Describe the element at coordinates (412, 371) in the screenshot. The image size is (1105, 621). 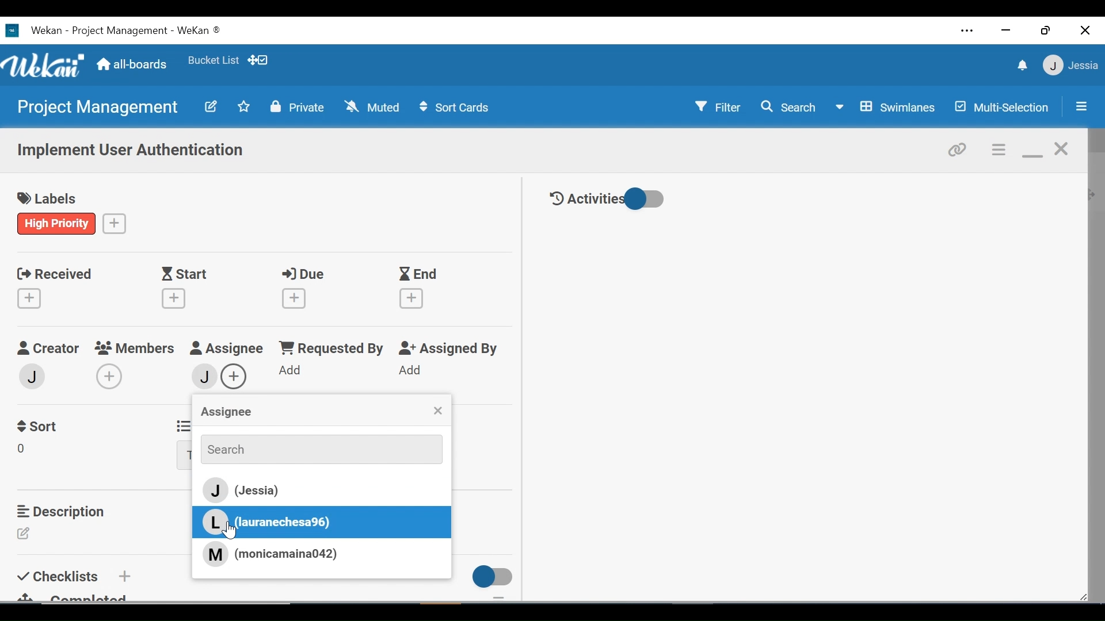
I see `Add` at that location.